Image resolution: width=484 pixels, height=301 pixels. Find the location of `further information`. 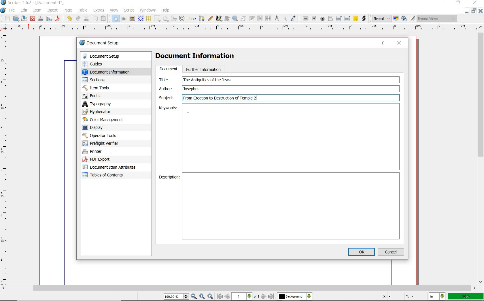

further information is located at coordinates (204, 69).